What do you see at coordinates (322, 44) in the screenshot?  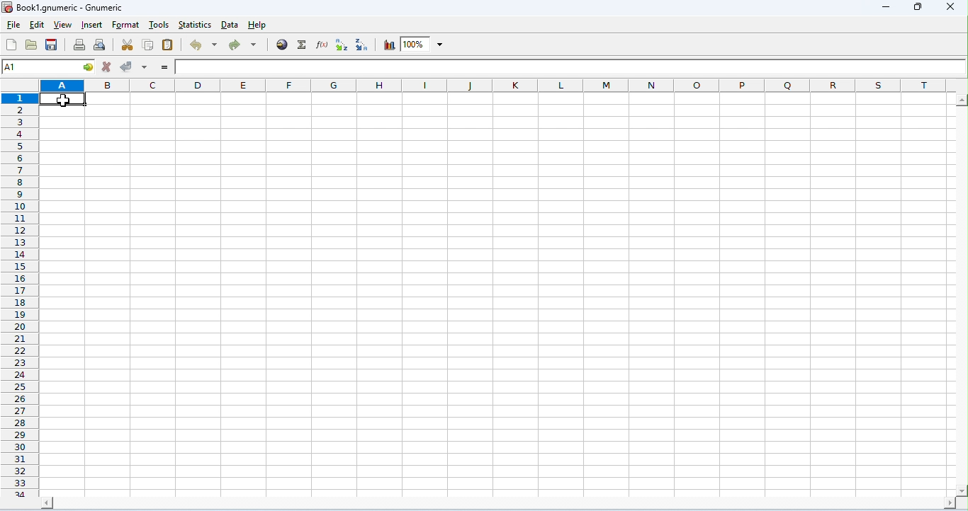 I see `function wizard` at bounding box center [322, 44].